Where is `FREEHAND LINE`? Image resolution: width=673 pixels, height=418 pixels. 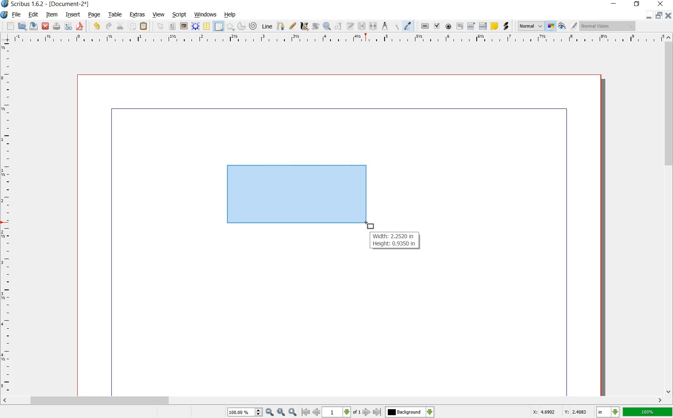 FREEHAND LINE is located at coordinates (293, 26).